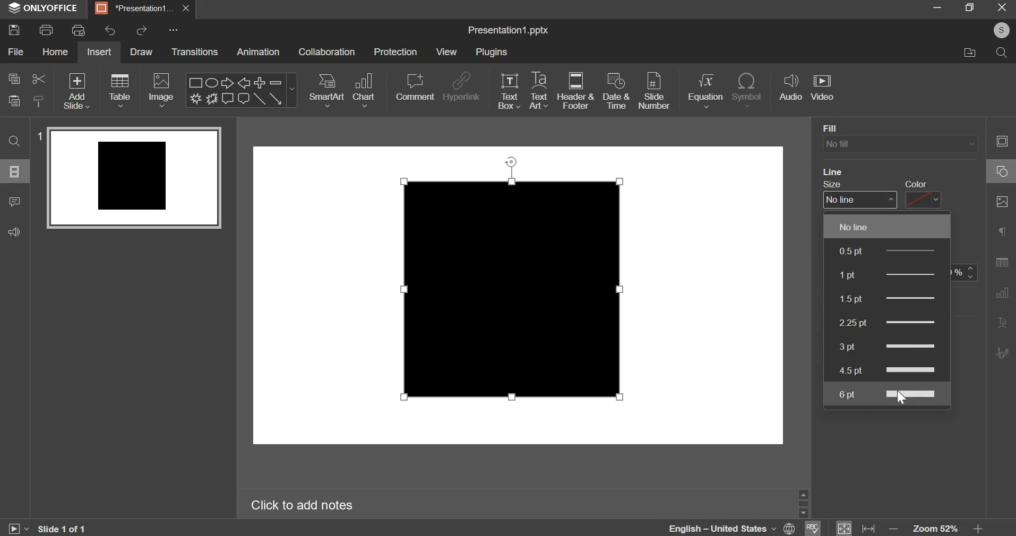  Describe the element at coordinates (229, 83) in the screenshot. I see `Arrow` at that location.